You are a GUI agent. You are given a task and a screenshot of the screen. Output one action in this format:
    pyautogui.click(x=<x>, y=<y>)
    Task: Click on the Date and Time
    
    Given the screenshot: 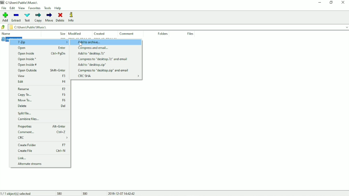 What is the action you would take?
    pyautogui.click(x=122, y=193)
    